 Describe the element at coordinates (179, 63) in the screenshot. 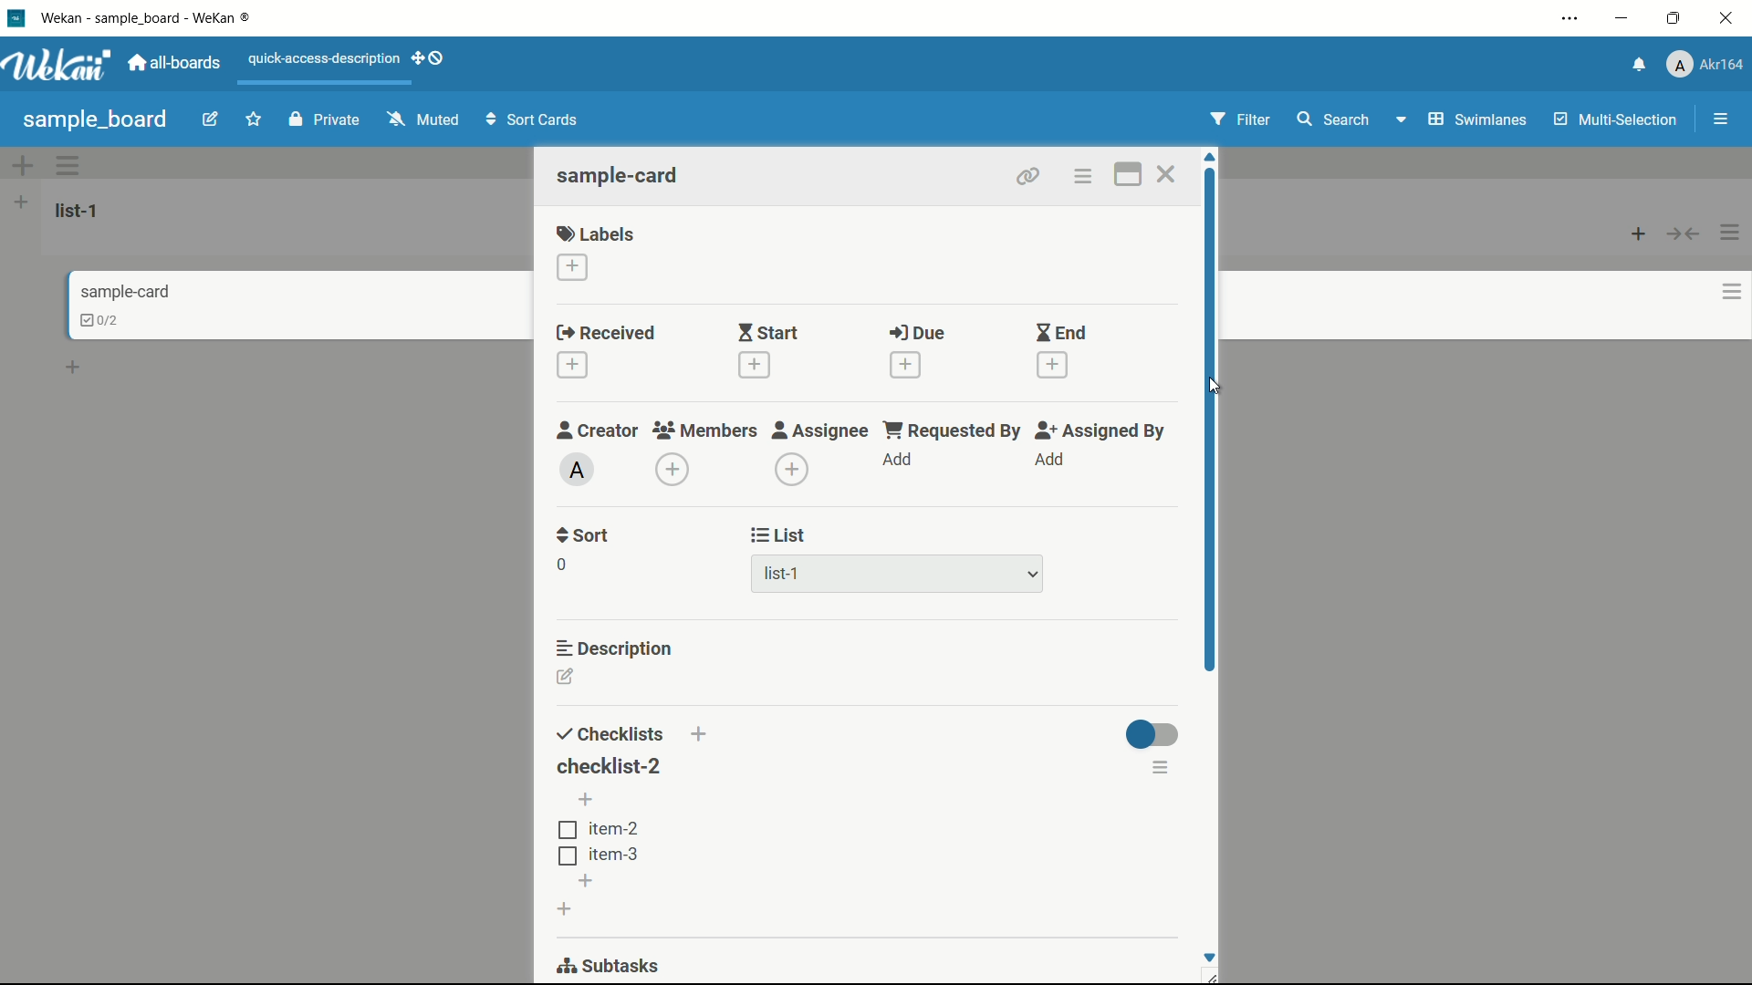

I see `all boards` at that location.